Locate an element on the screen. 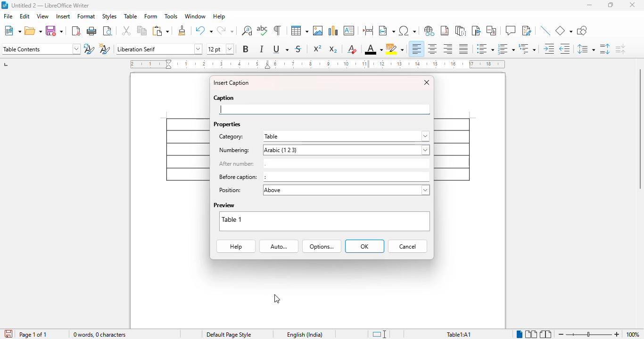 This screenshot has width=644, height=339. basic shapes is located at coordinates (563, 31).